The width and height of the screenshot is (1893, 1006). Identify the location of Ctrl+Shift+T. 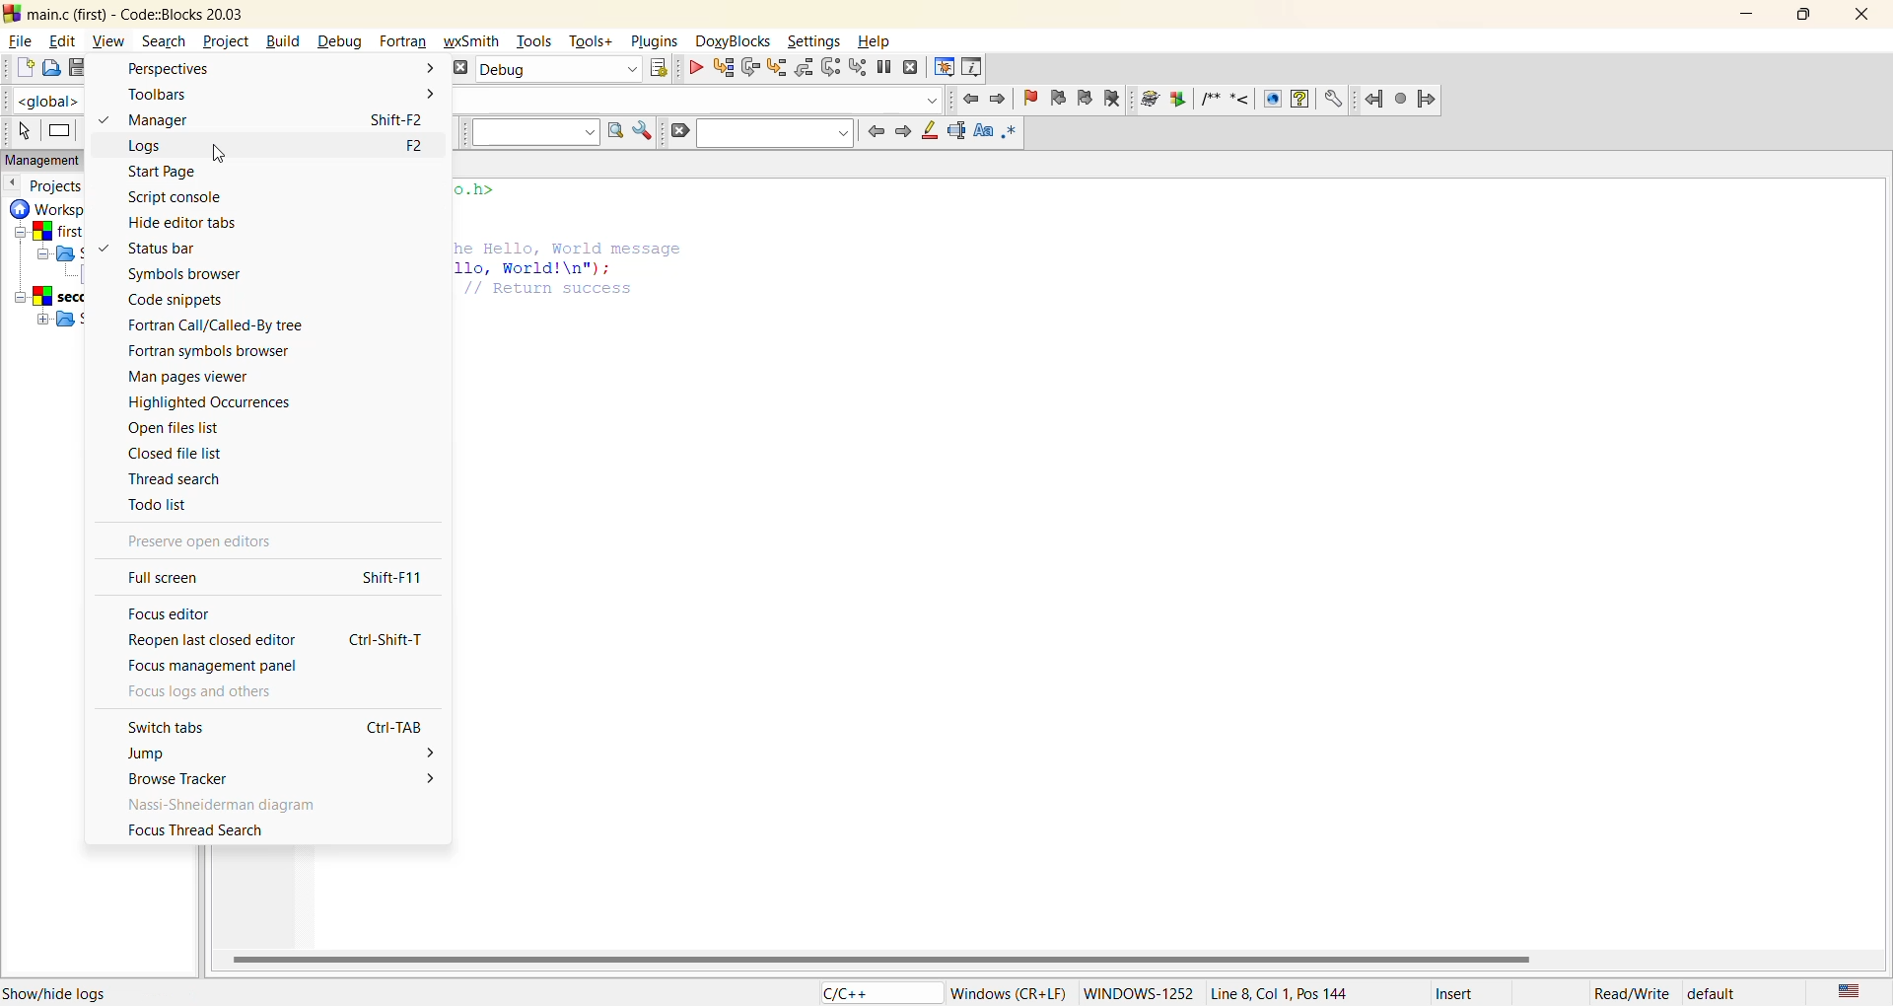
(388, 639).